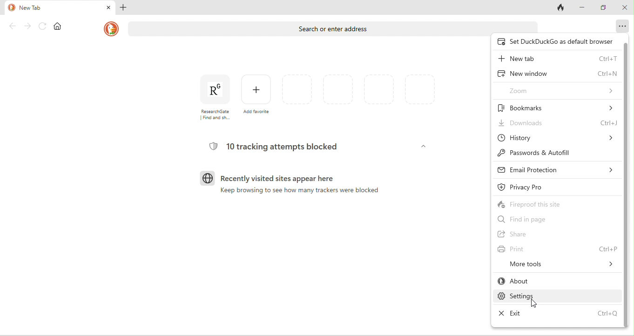 The height and width of the screenshot is (336, 634). What do you see at coordinates (213, 146) in the screenshot?
I see `tracking logo` at bounding box center [213, 146].